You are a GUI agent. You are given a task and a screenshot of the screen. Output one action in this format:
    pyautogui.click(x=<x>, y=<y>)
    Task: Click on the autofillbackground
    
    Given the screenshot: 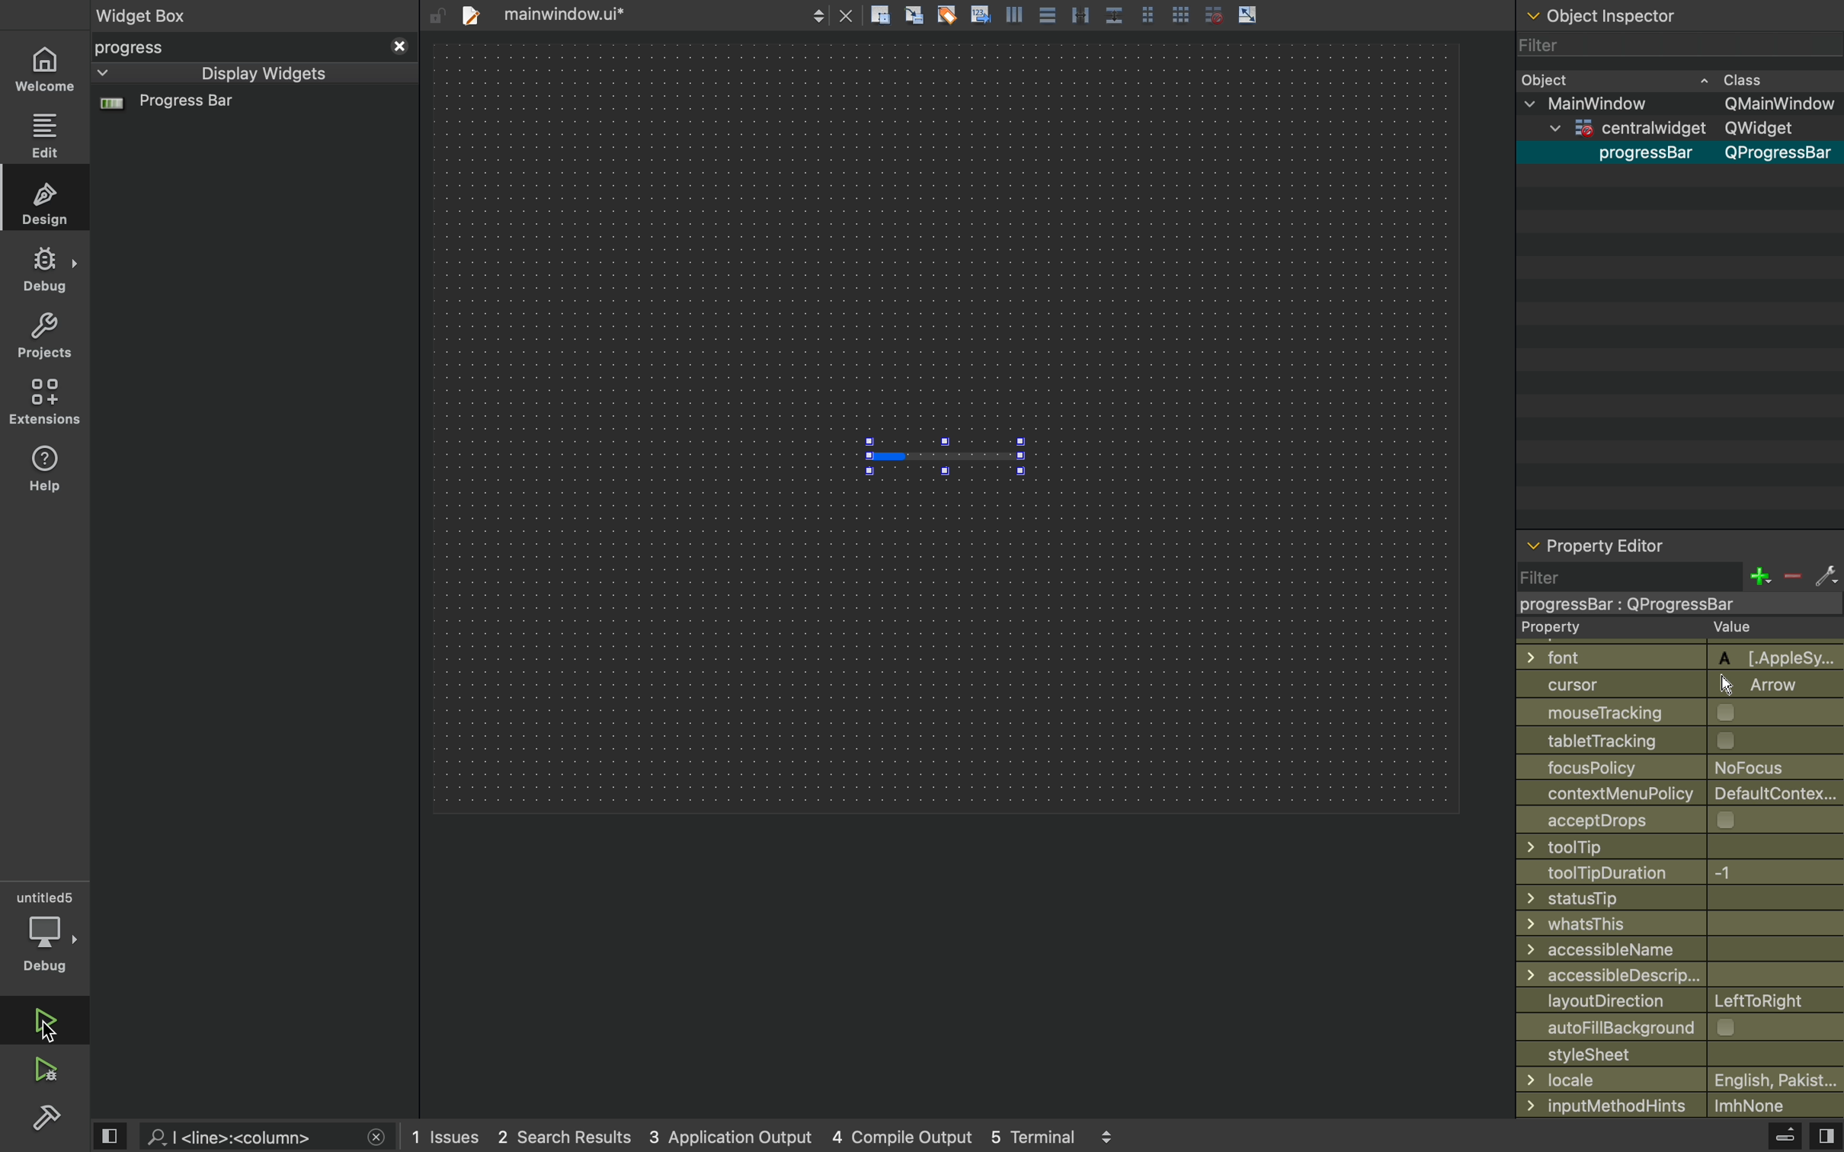 What is the action you would take?
    pyautogui.click(x=1684, y=1027)
    